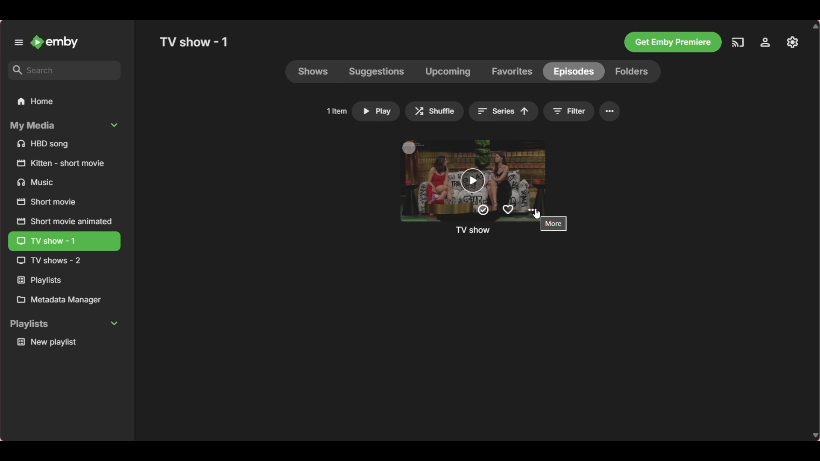 The width and height of the screenshot is (820, 461). I want to click on Current selection highlighted, so click(574, 72).